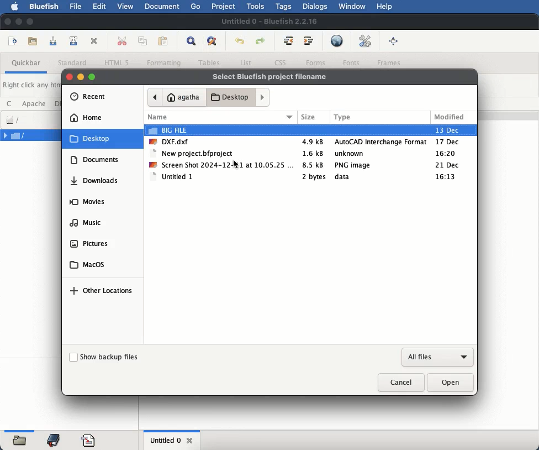 The image size is (539, 450). I want to click on agatha home, so click(183, 98).